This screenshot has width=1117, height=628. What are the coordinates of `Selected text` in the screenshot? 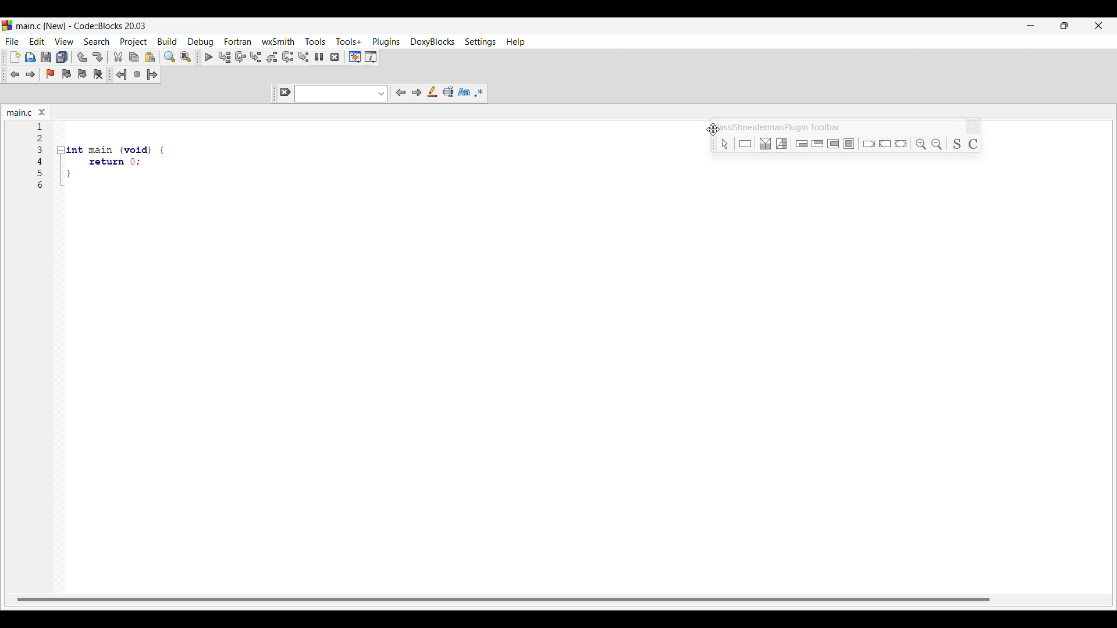 It's located at (448, 92).